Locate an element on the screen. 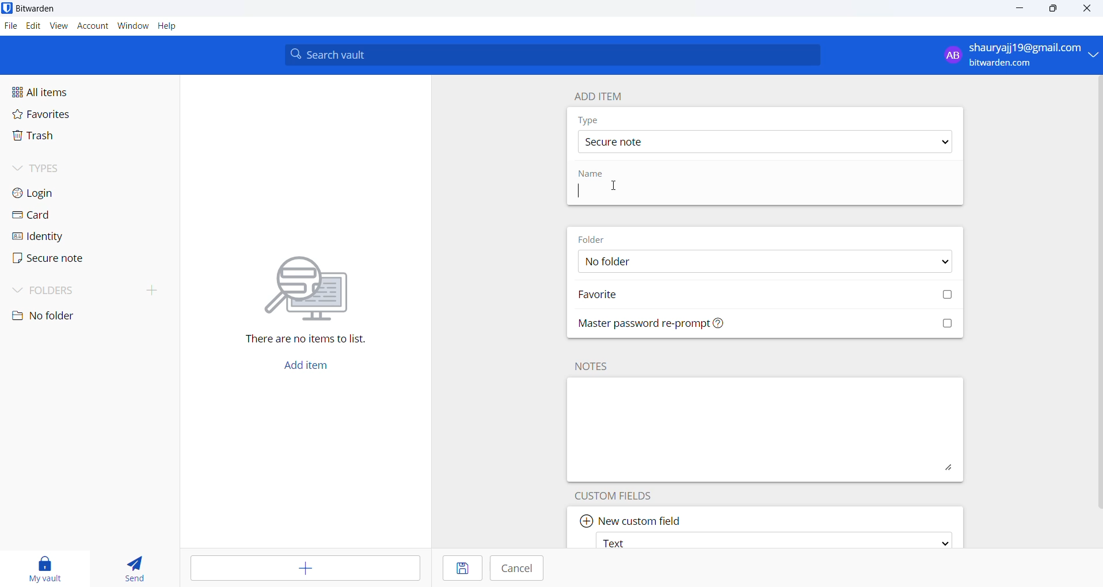 This screenshot has height=587, width=1103. type heading is located at coordinates (589, 120).